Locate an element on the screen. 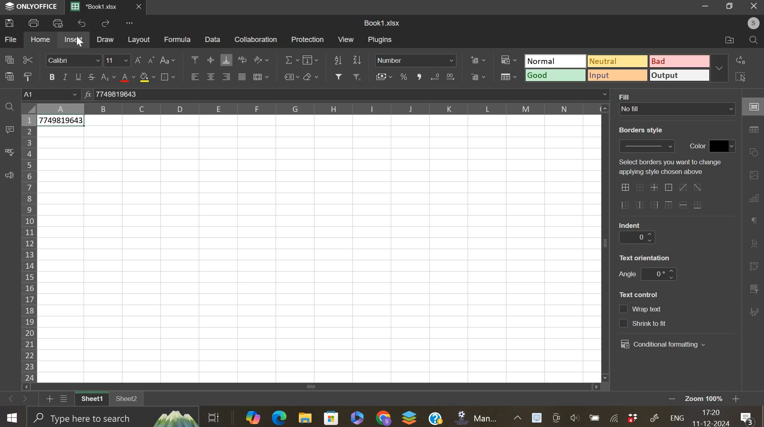  text is located at coordinates (638, 295).